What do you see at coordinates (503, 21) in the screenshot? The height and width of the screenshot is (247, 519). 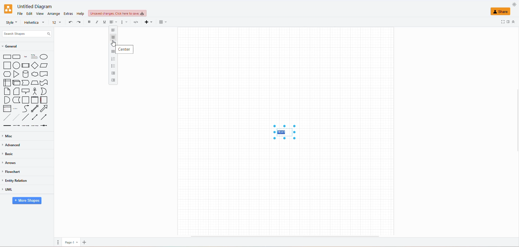 I see `fullscreen` at bounding box center [503, 21].